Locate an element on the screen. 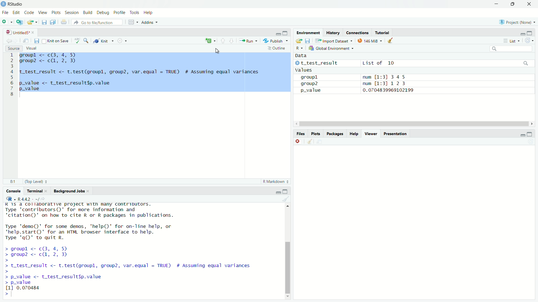 The image size is (538, 302). search is located at coordinates (526, 62).